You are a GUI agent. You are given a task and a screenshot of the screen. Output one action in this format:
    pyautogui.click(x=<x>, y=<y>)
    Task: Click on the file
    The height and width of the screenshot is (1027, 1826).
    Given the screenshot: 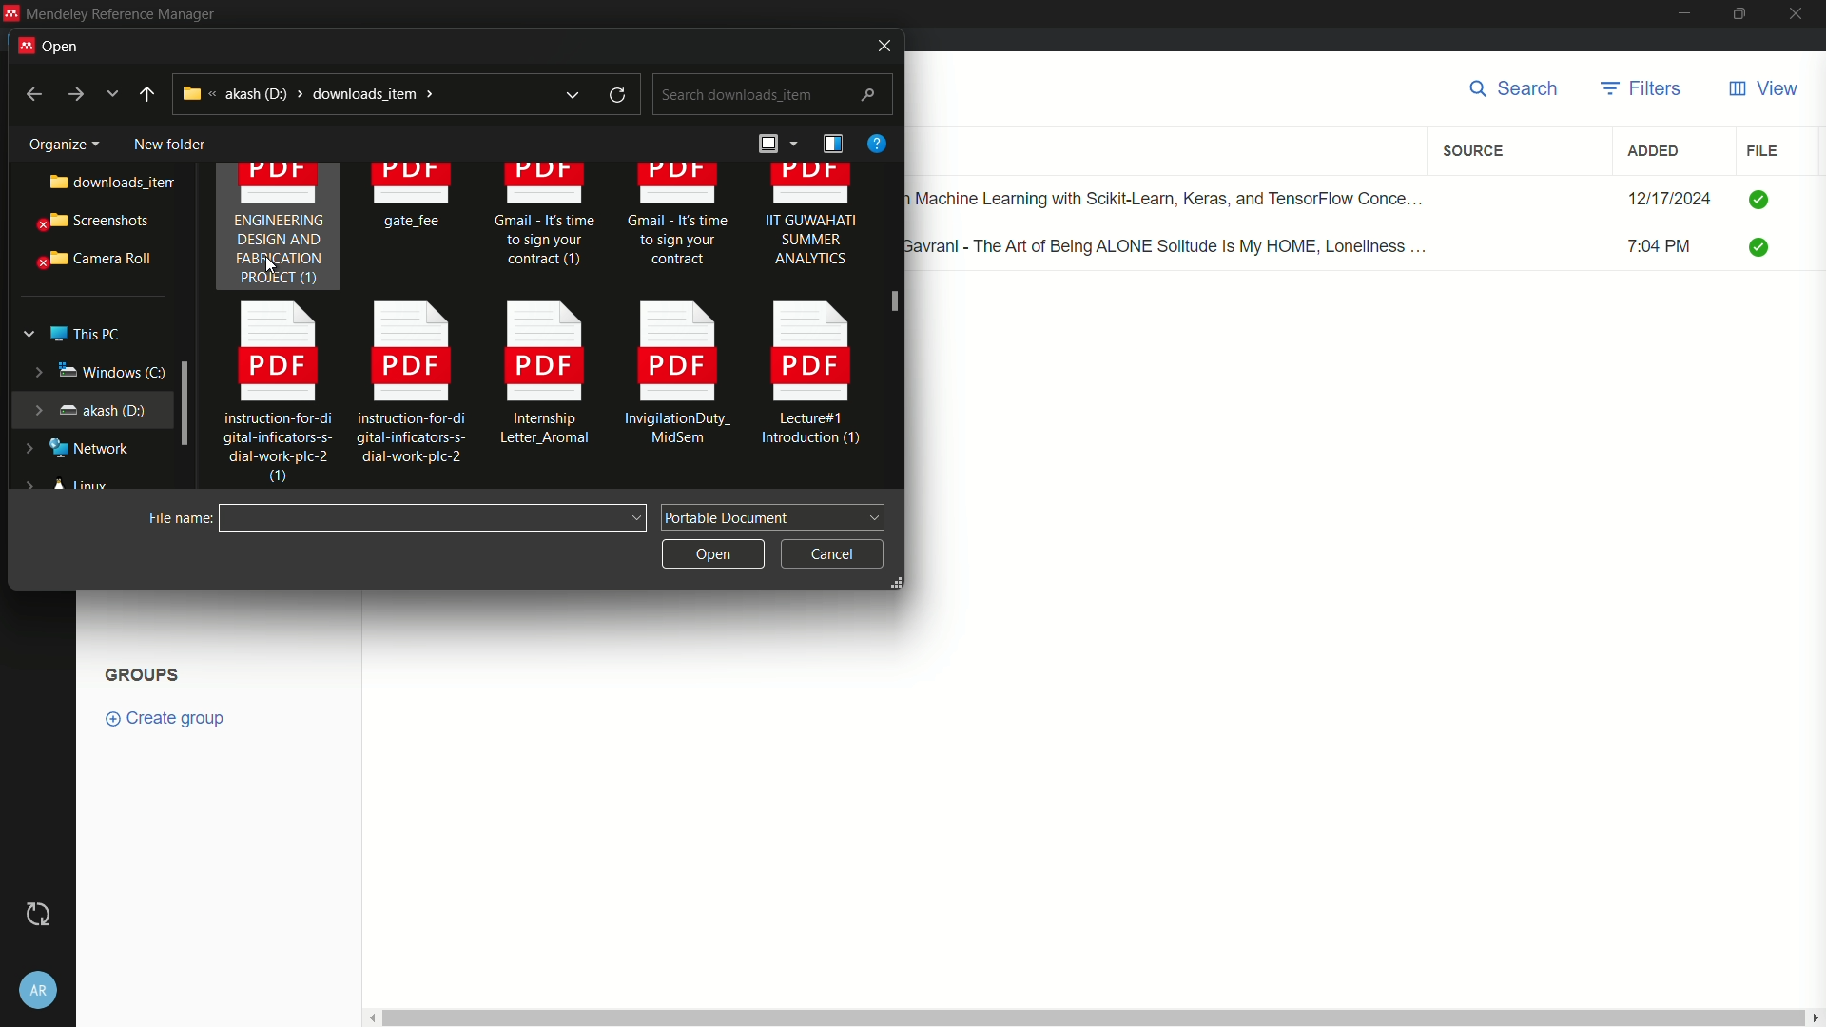 What is the action you would take?
    pyautogui.click(x=1762, y=150)
    